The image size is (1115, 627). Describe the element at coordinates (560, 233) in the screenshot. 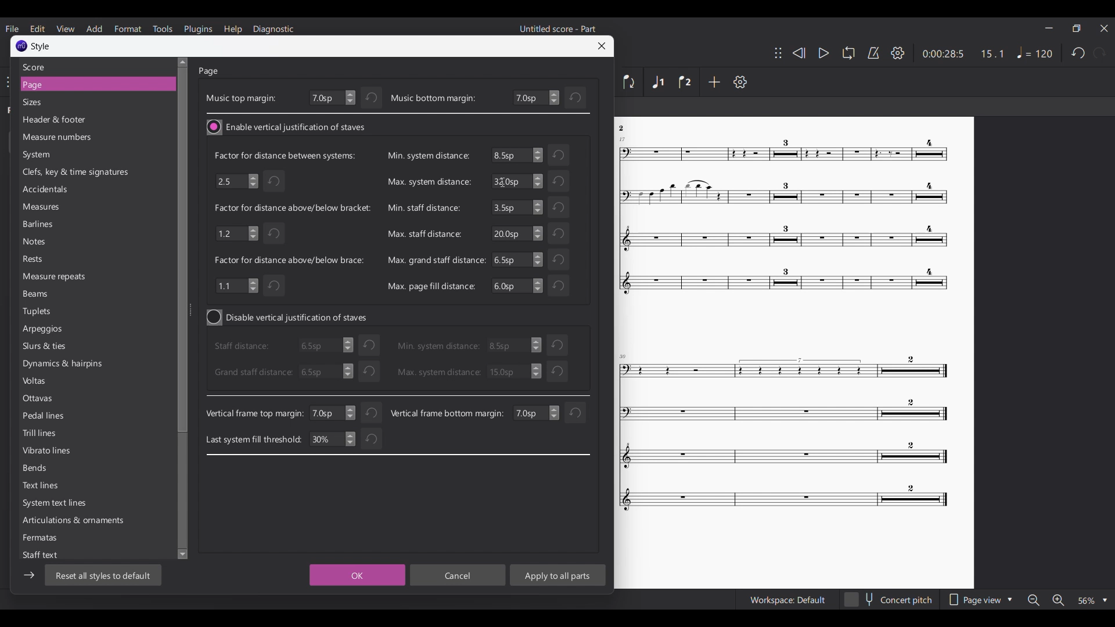

I see `Undo` at that location.